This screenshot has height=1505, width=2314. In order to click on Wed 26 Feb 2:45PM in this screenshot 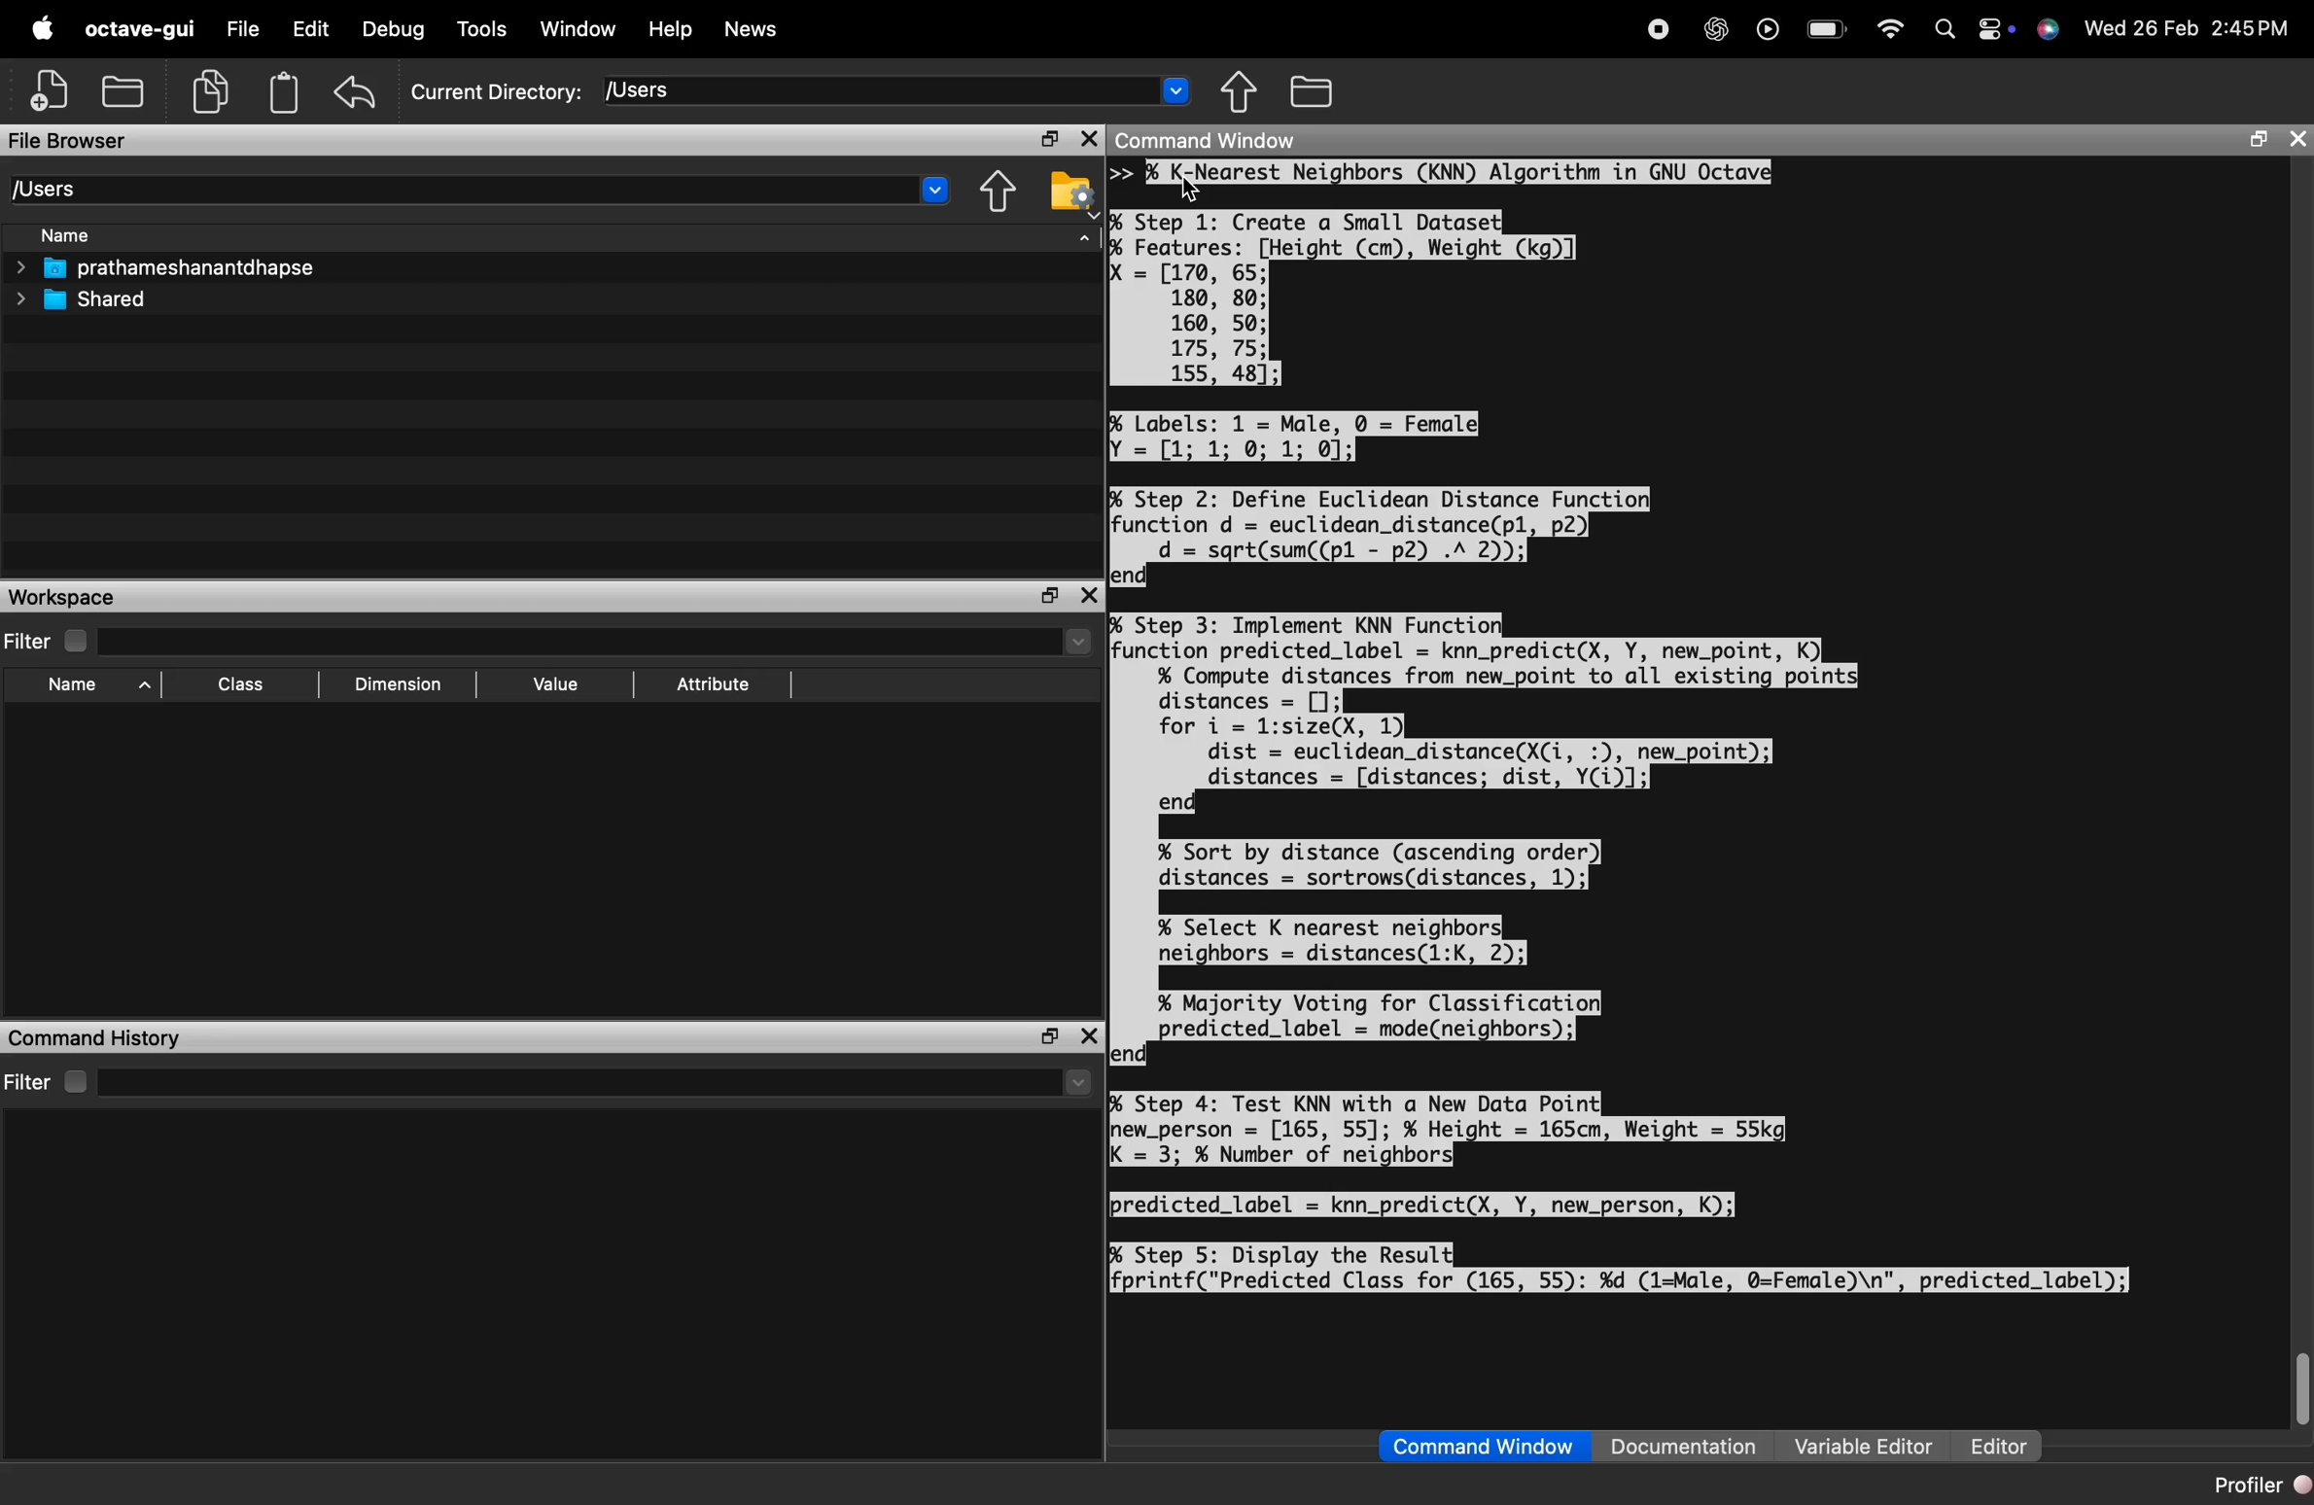, I will do `click(2188, 28)`.